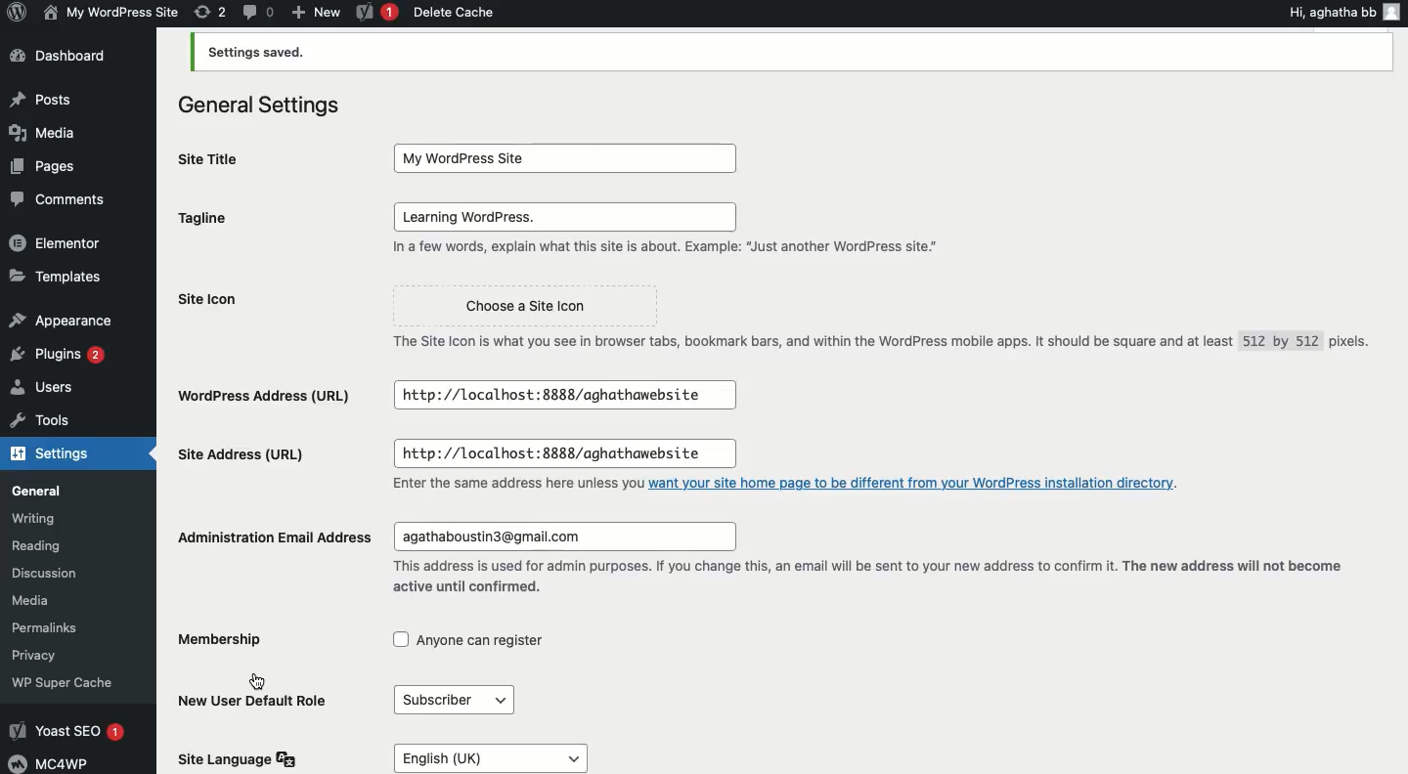  What do you see at coordinates (257, 12) in the screenshot?
I see `(0) Comment` at bounding box center [257, 12].